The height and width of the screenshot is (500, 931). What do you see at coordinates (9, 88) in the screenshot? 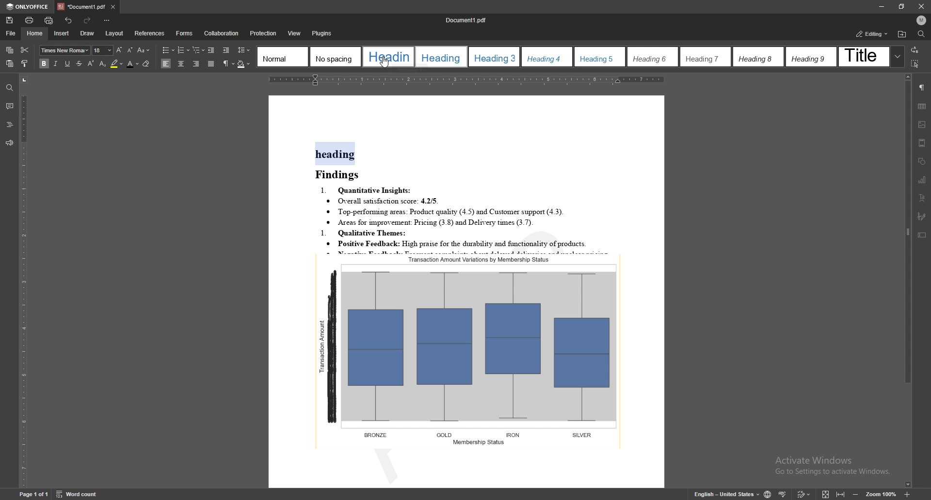
I see `find` at bounding box center [9, 88].